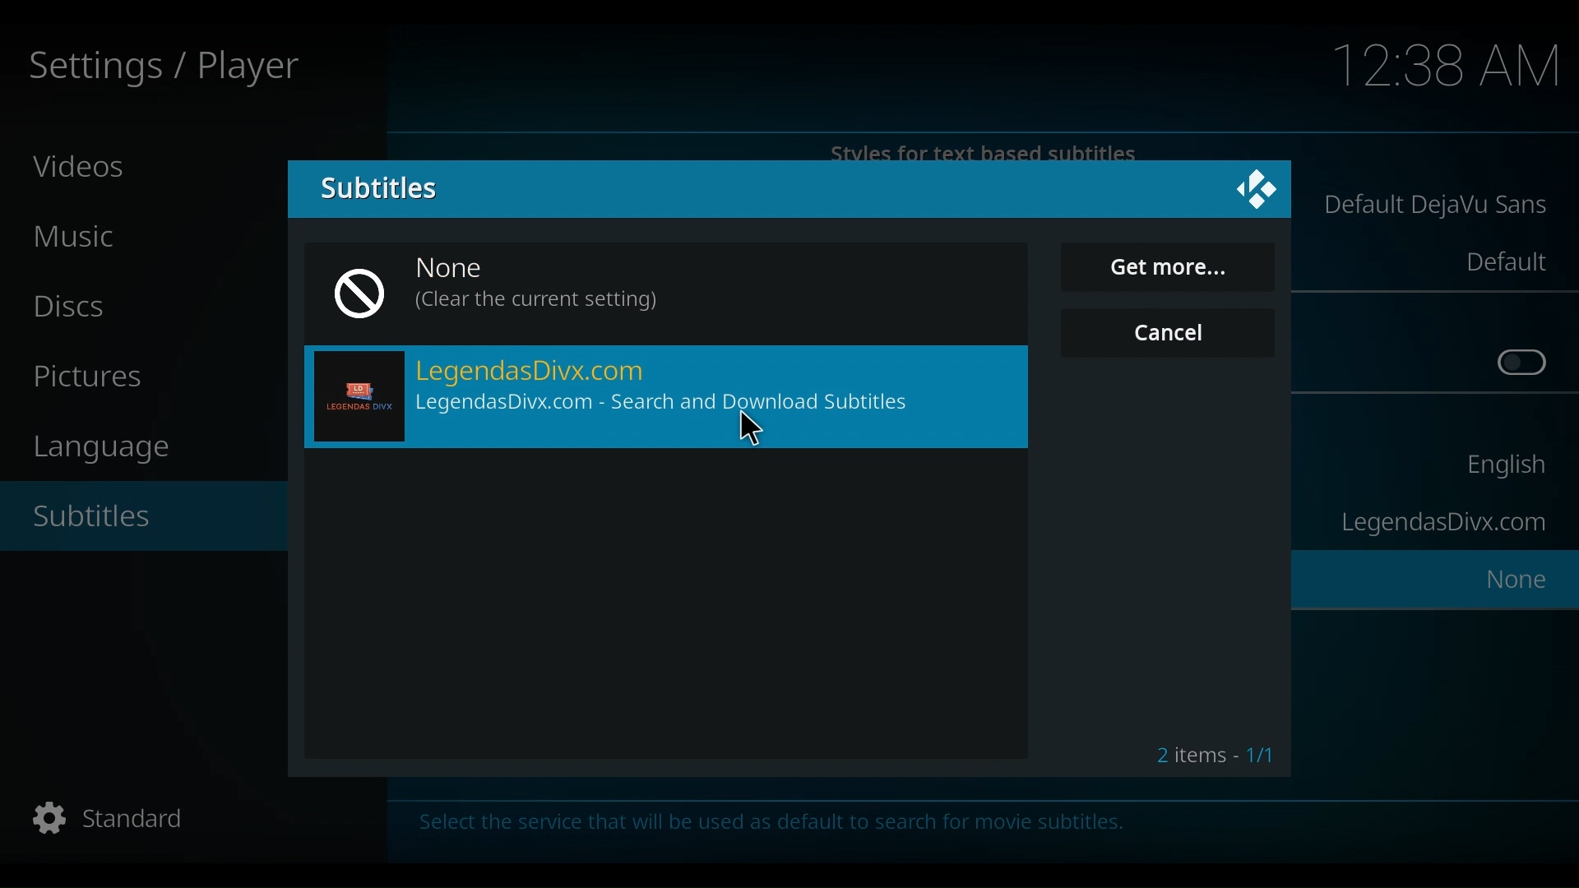 This screenshot has width=1579, height=888. I want to click on LegendasDivx,com. Search and download subtitles, so click(674, 405).